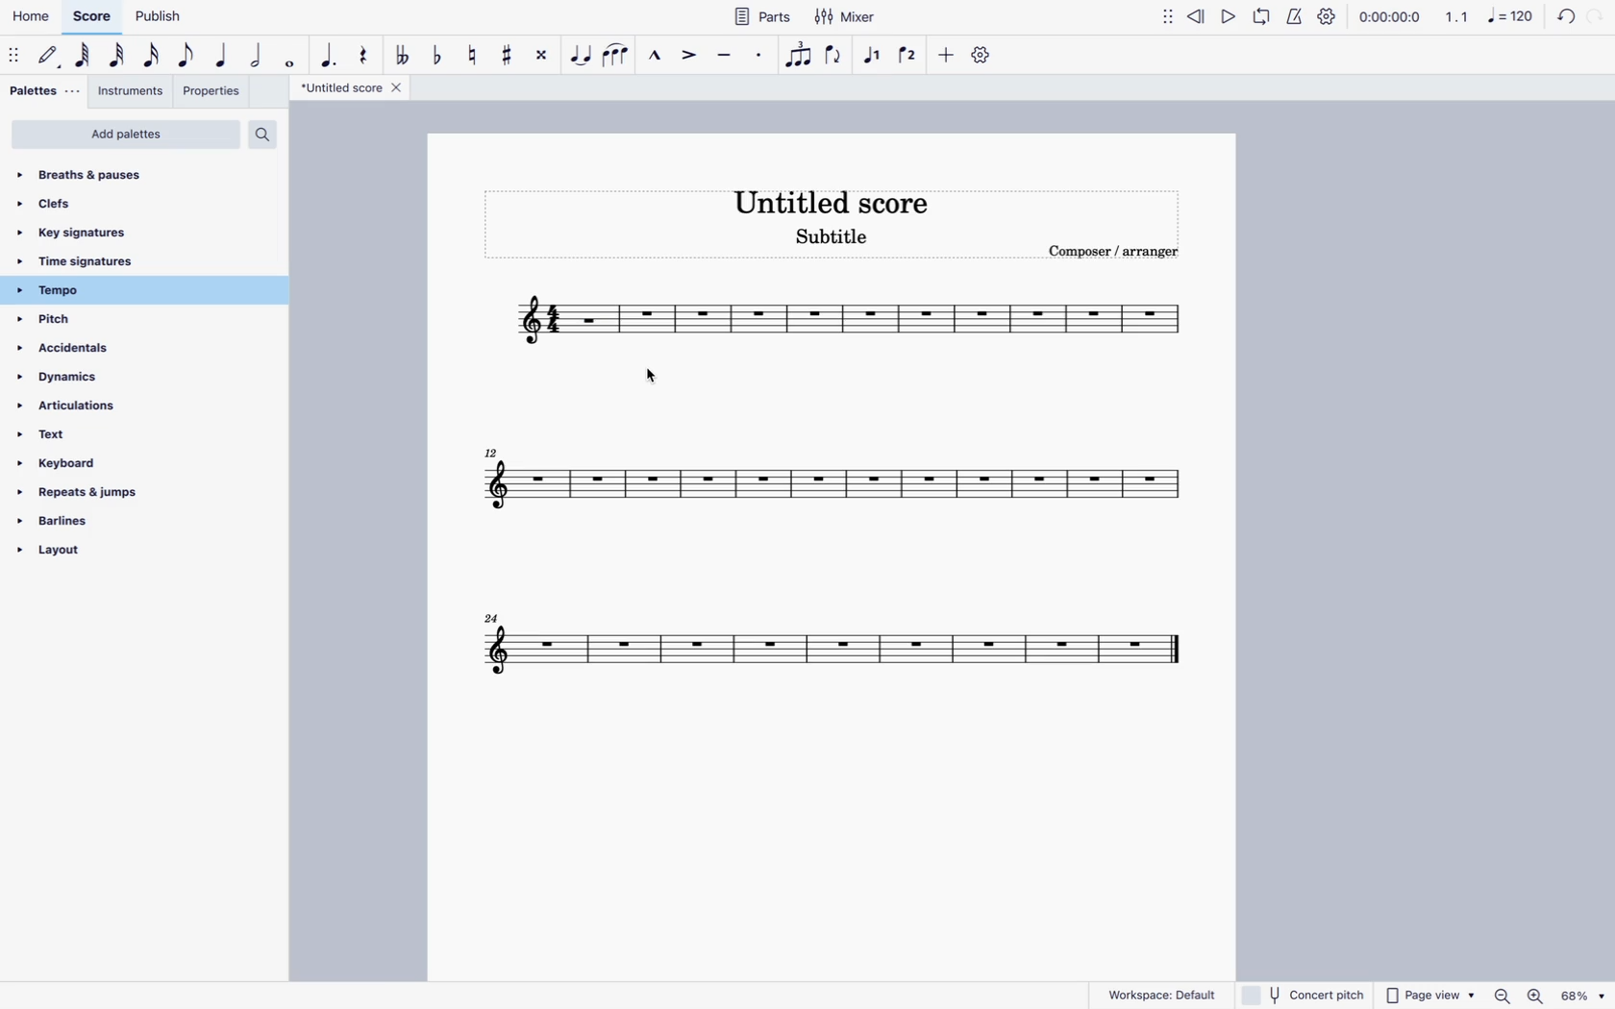  What do you see at coordinates (1197, 15) in the screenshot?
I see `rewind` at bounding box center [1197, 15].